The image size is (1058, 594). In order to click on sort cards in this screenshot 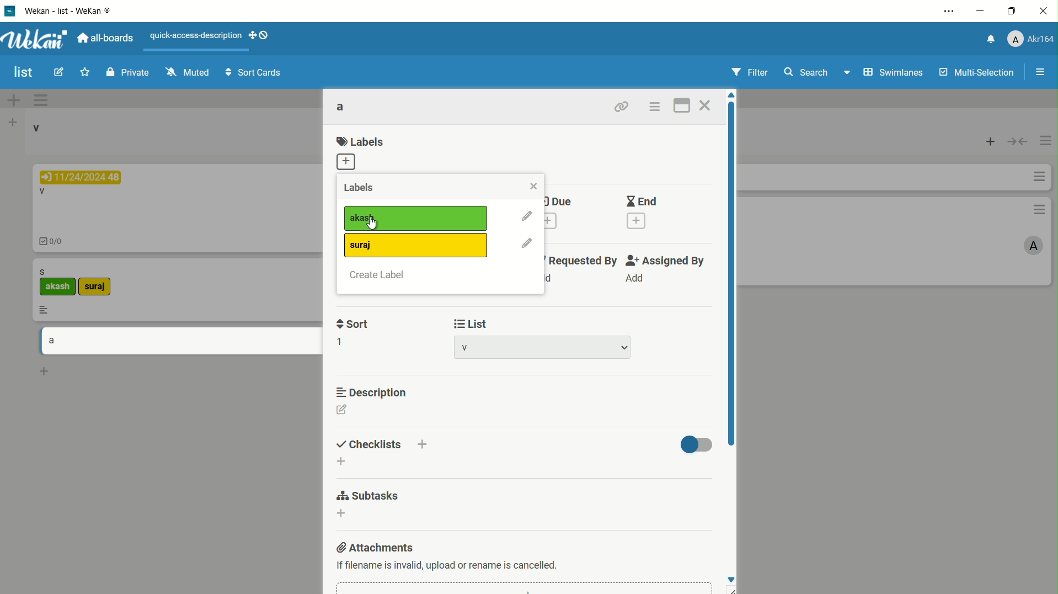, I will do `click(255, 73)`.